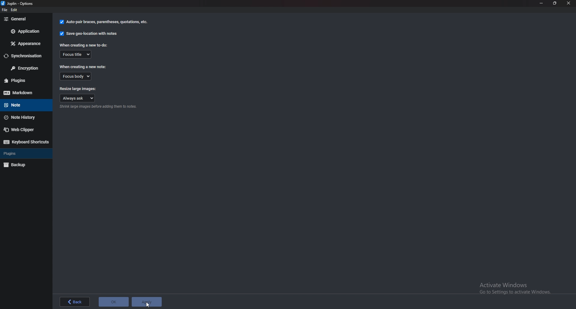 Image resolution: width=576 pixels, height=309 pixels. I want to click on Resize large images, so click(84, 89).